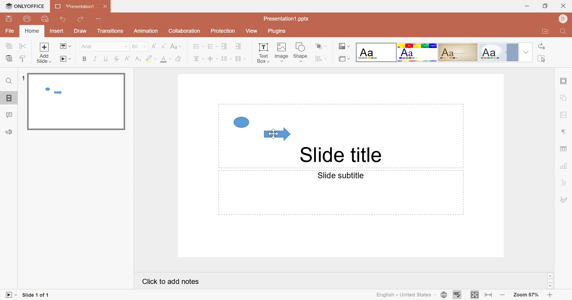  I want to click on Restore Down, so click(546, 6).